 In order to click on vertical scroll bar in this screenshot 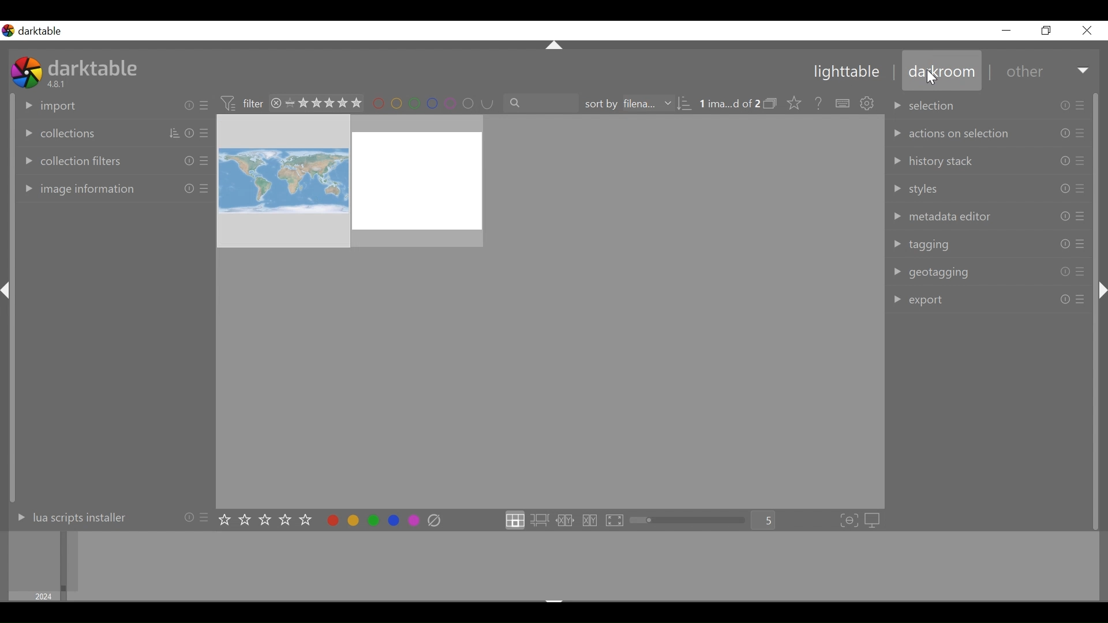, I will do `click(15, 412)`.